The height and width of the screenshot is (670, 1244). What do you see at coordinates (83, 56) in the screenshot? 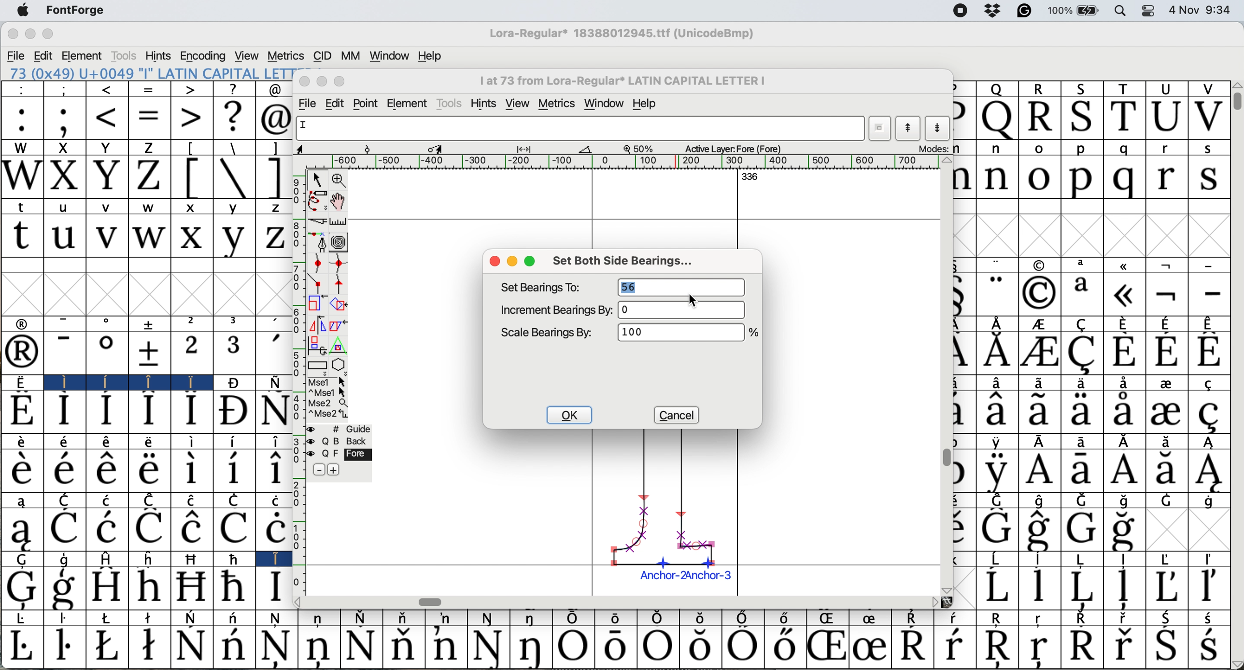
I see `element` at bounding box center [83, 56].